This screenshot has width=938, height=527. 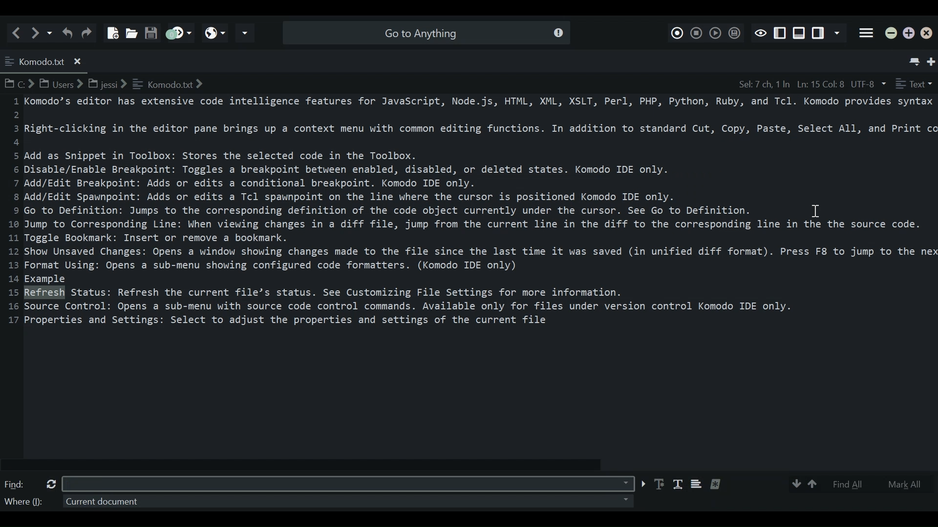 I want to click on Go back one location , so click(x=19, y=32).